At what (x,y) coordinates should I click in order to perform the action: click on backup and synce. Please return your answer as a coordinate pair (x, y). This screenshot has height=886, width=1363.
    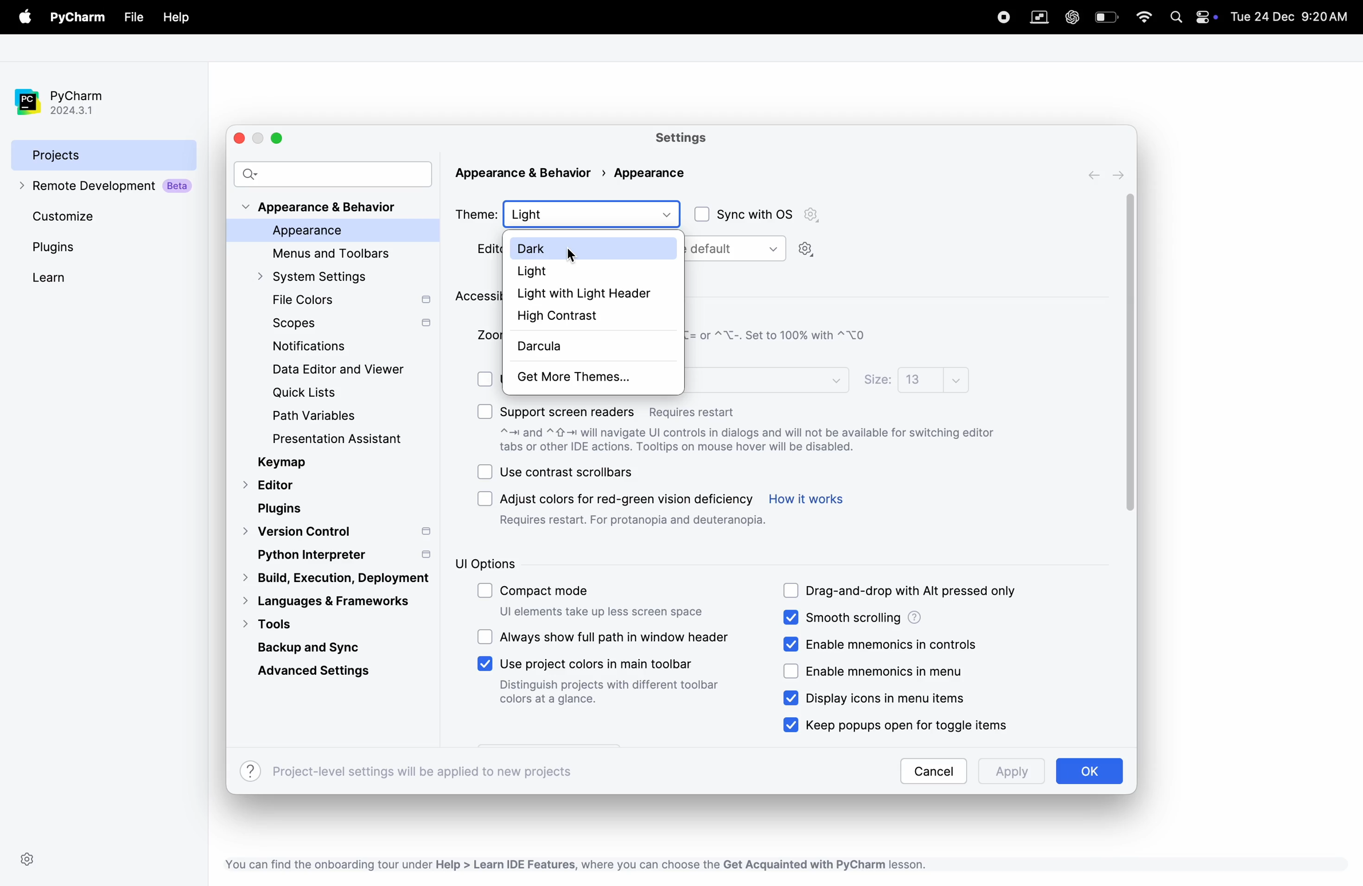
    Looking at the image, I should click on (324, 646).